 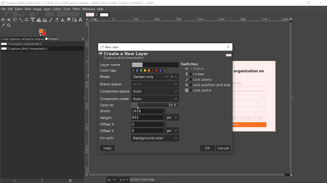 What do you see at coordinates (148, 124) in the screenshot?
I see `offset X` at bounding box center [148, 124].